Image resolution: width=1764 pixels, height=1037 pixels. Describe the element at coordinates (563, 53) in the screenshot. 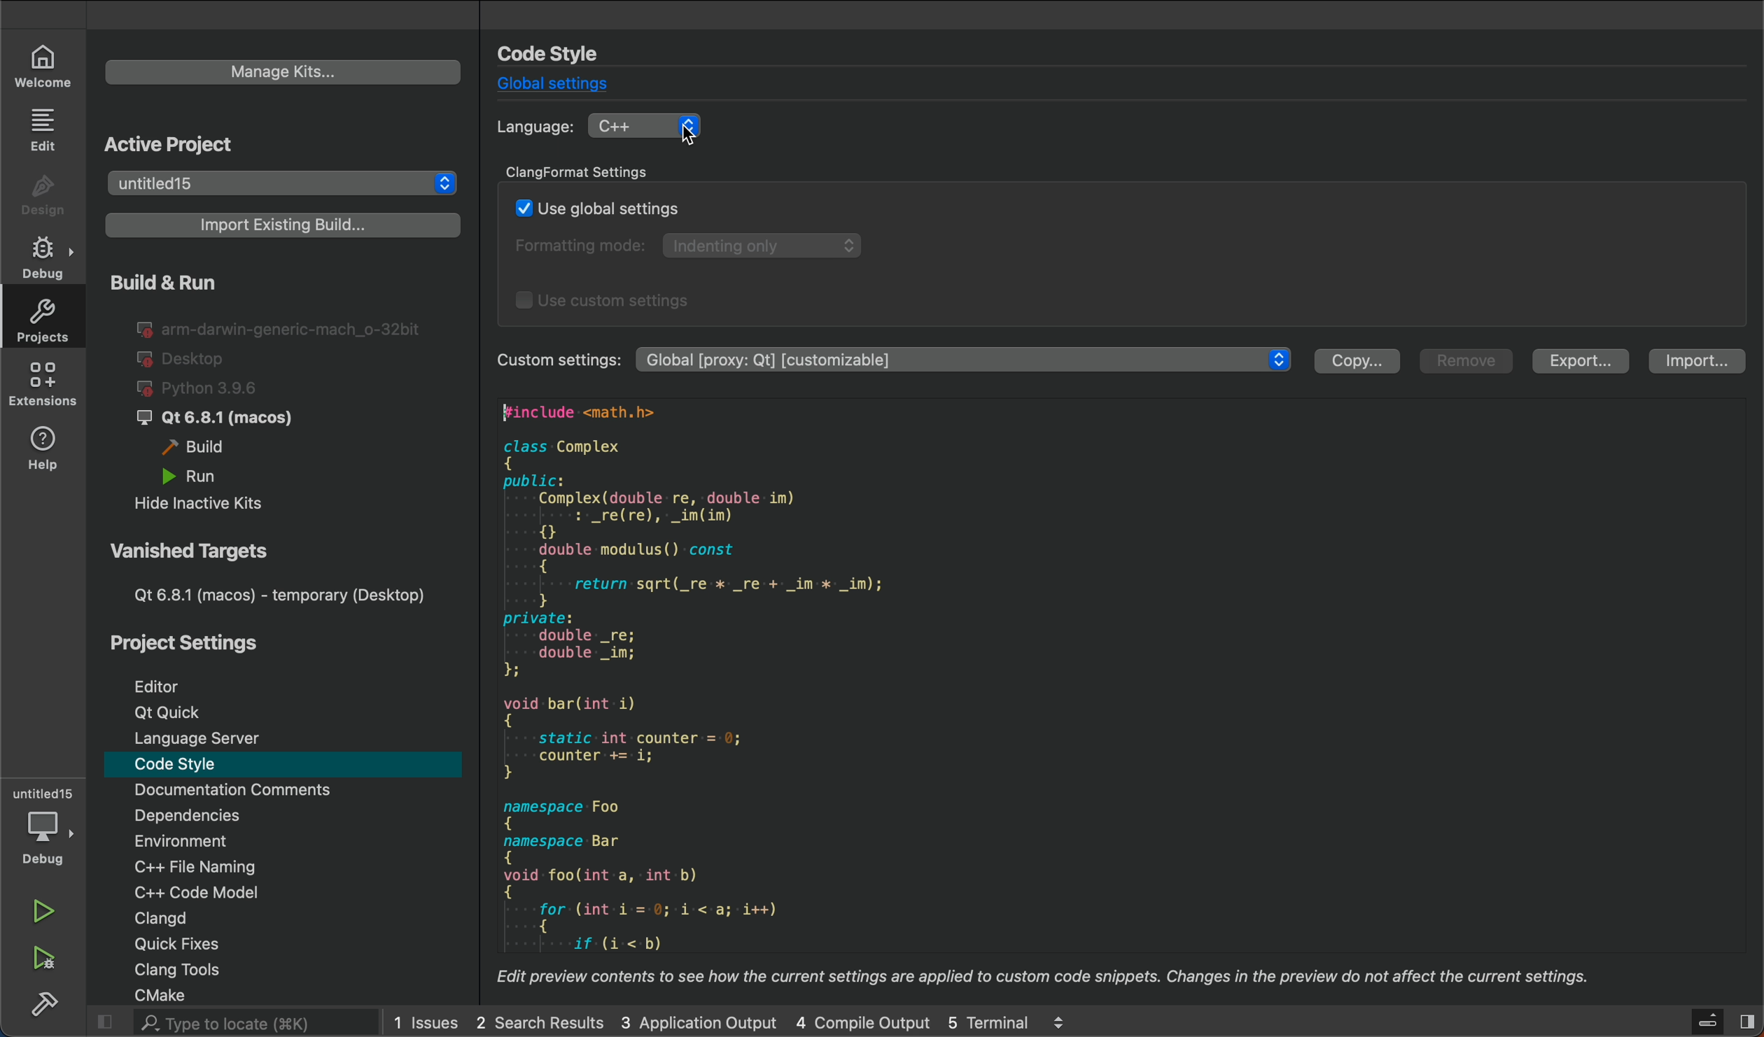

I see `code style` at that location.